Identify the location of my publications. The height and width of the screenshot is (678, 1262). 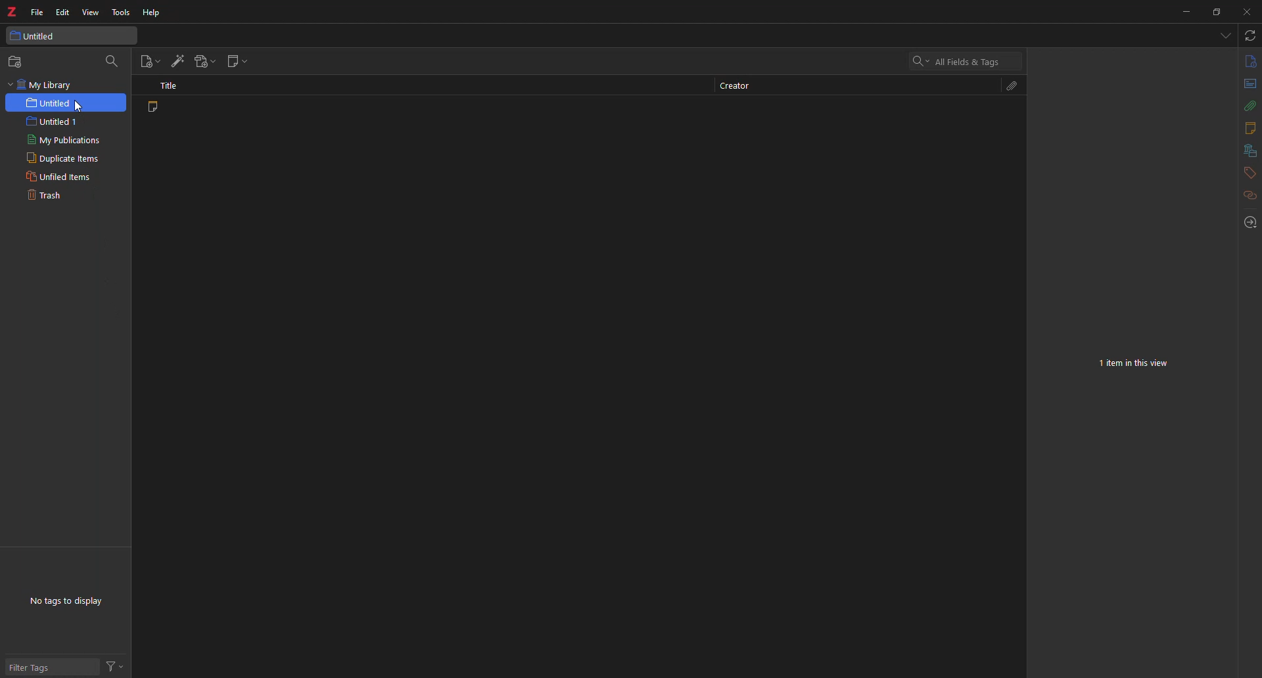
(65, 140).